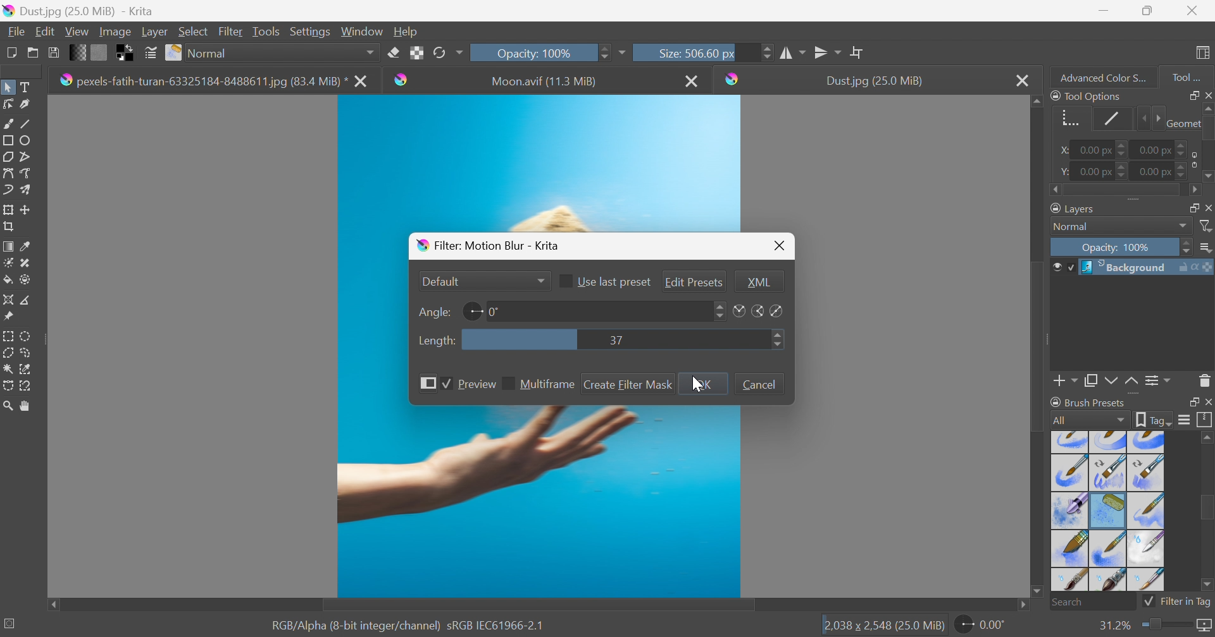 The height and width of the screenshot is (637, 1215). Describe the element at coordinates (53, 51) in the screenshot. I see `Save` at that location.